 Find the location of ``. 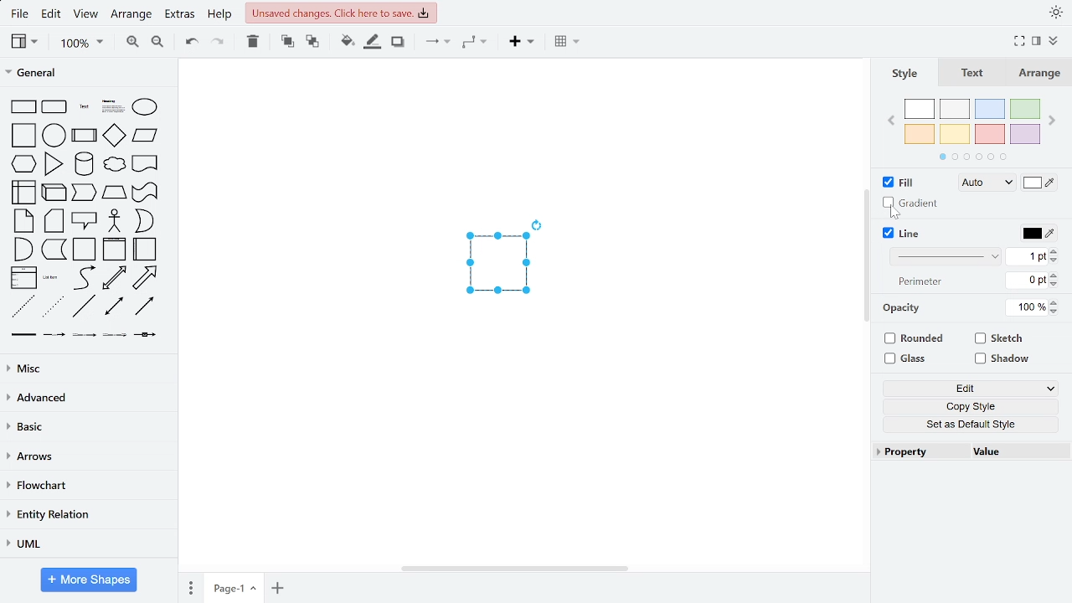

 is located at coordinates (53, 333).